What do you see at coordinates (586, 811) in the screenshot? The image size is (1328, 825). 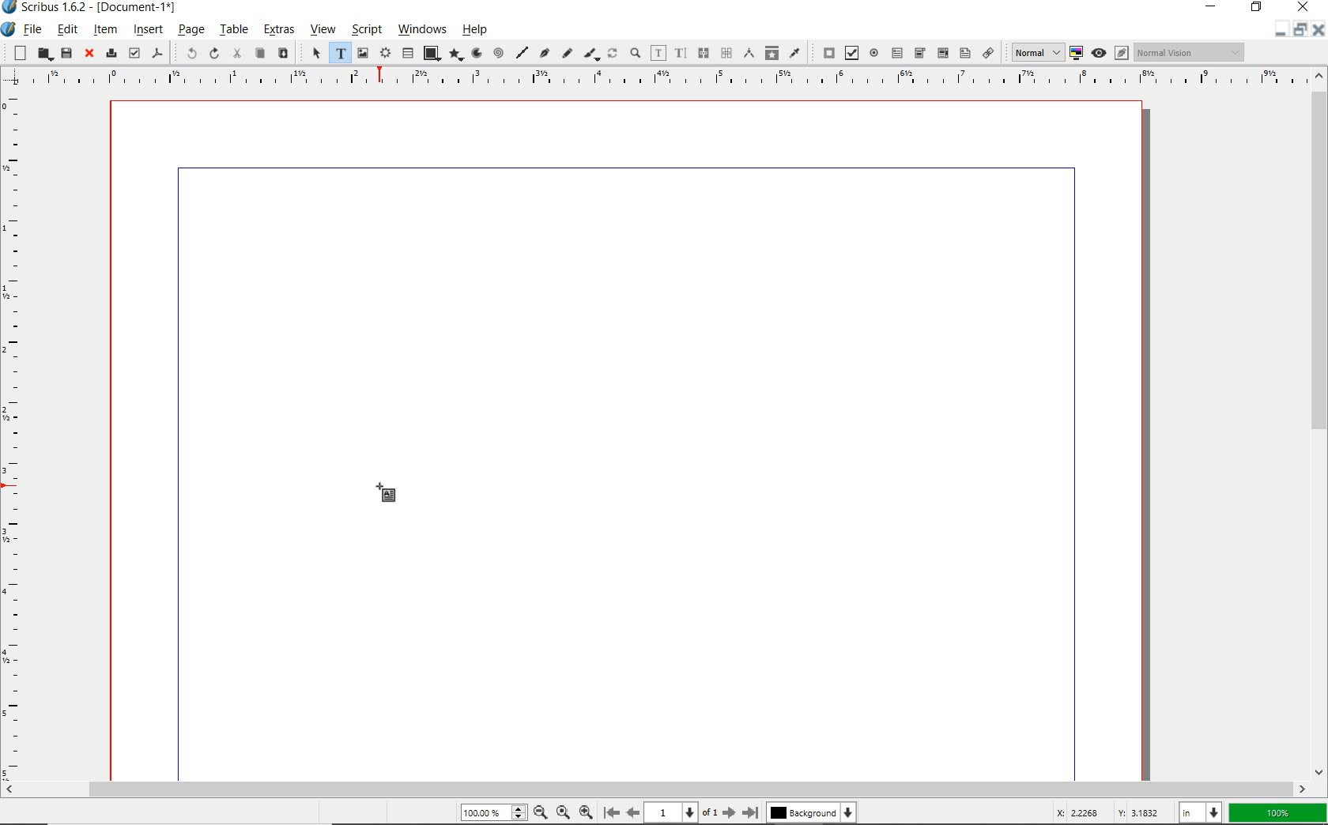 I see `Zoom in` at bounding box center [586, 811].